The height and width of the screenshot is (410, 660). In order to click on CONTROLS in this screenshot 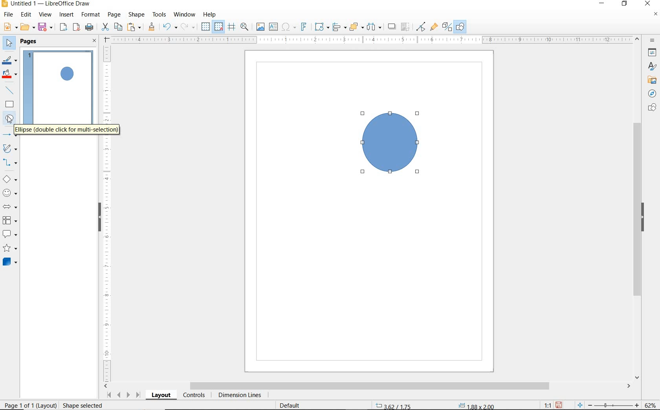, I will do `click(195, 396)`.